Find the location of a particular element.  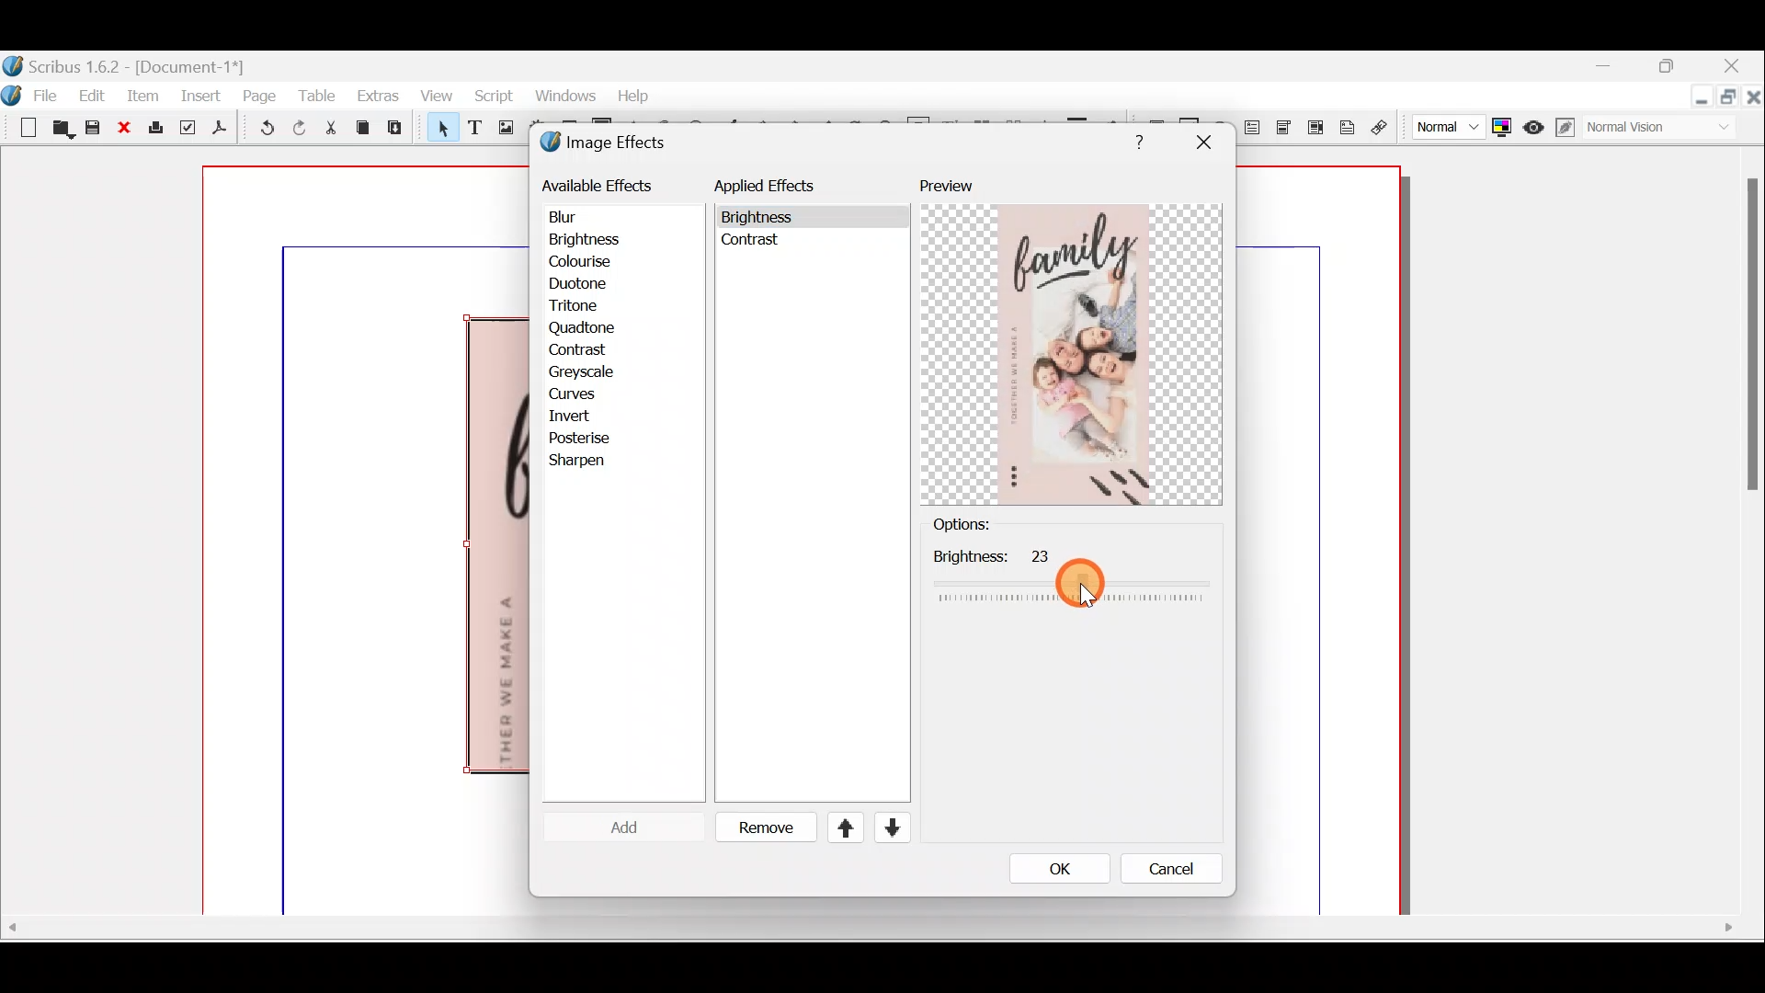

Open is located at coordinates (63, 131).